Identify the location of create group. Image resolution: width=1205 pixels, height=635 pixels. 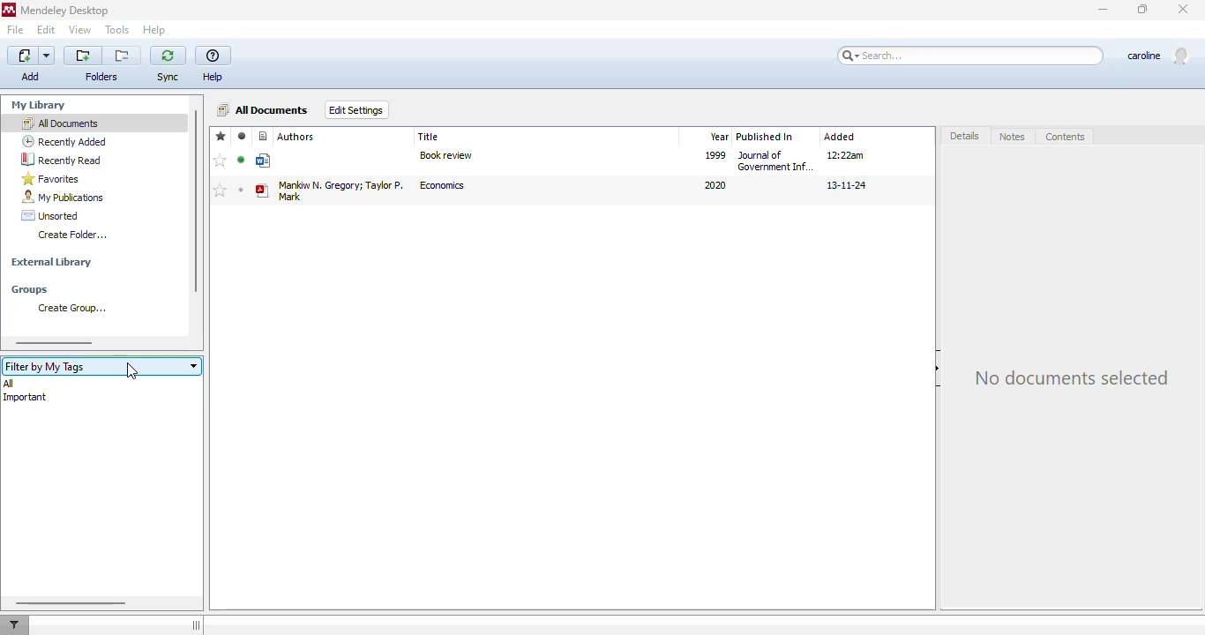
(68, 308).